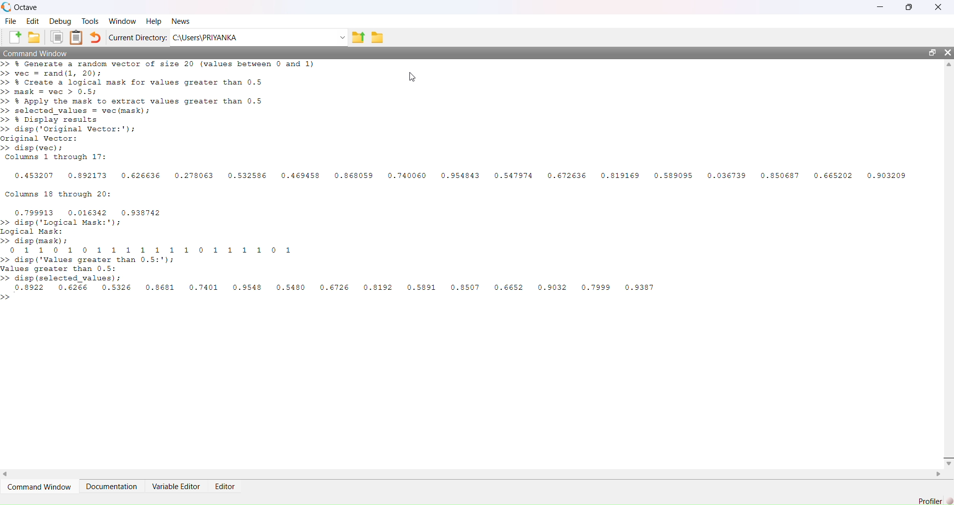 This screenshot has height=505, width=954. I want to click on Cursor, so click(412, 78).